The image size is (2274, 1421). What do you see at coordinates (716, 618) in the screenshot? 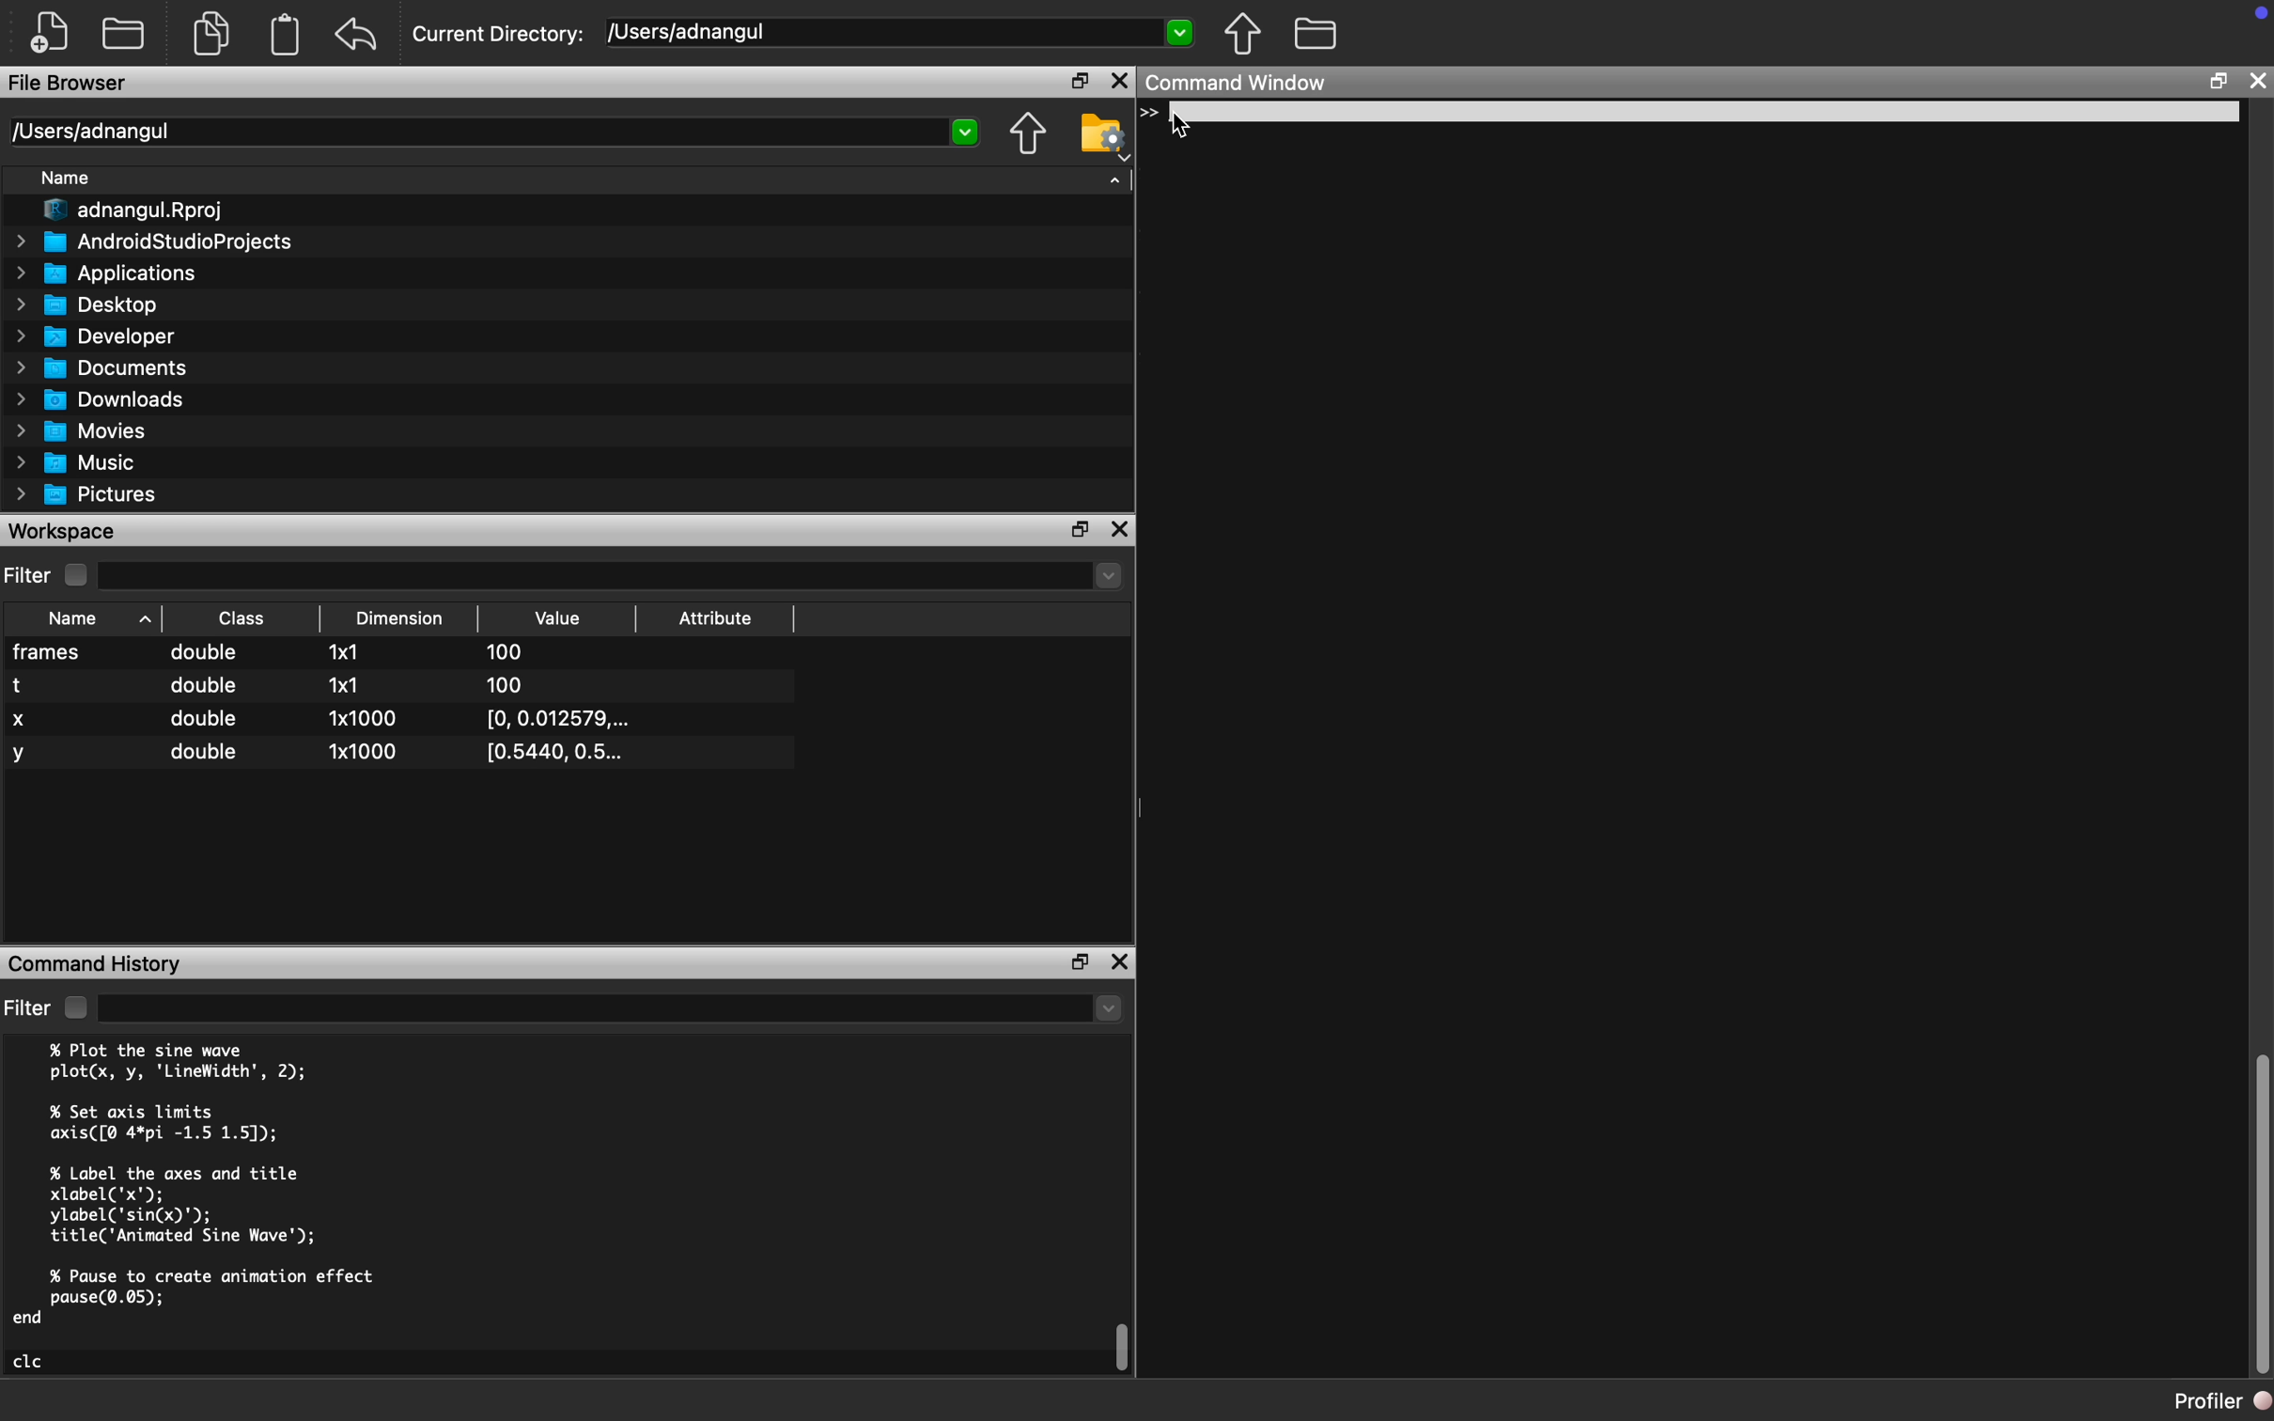
I see `Attribute` at bounding box center [716, 618].